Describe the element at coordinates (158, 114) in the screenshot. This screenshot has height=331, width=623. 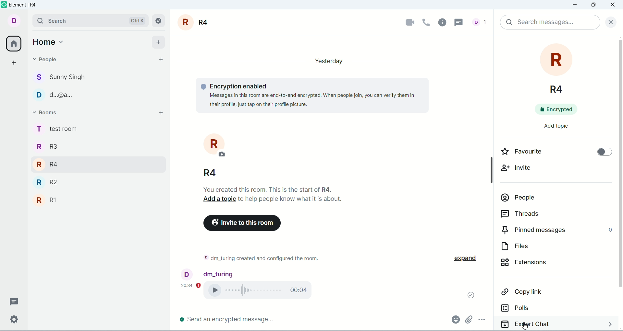
I see `add` at that location.